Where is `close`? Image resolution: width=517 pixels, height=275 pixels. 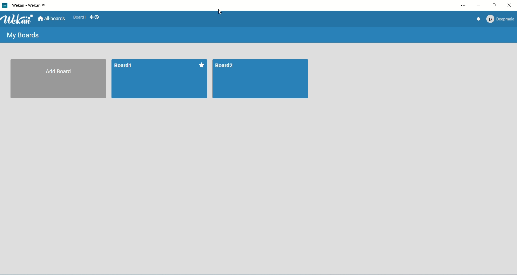
close is located at coordinates (510, 5).